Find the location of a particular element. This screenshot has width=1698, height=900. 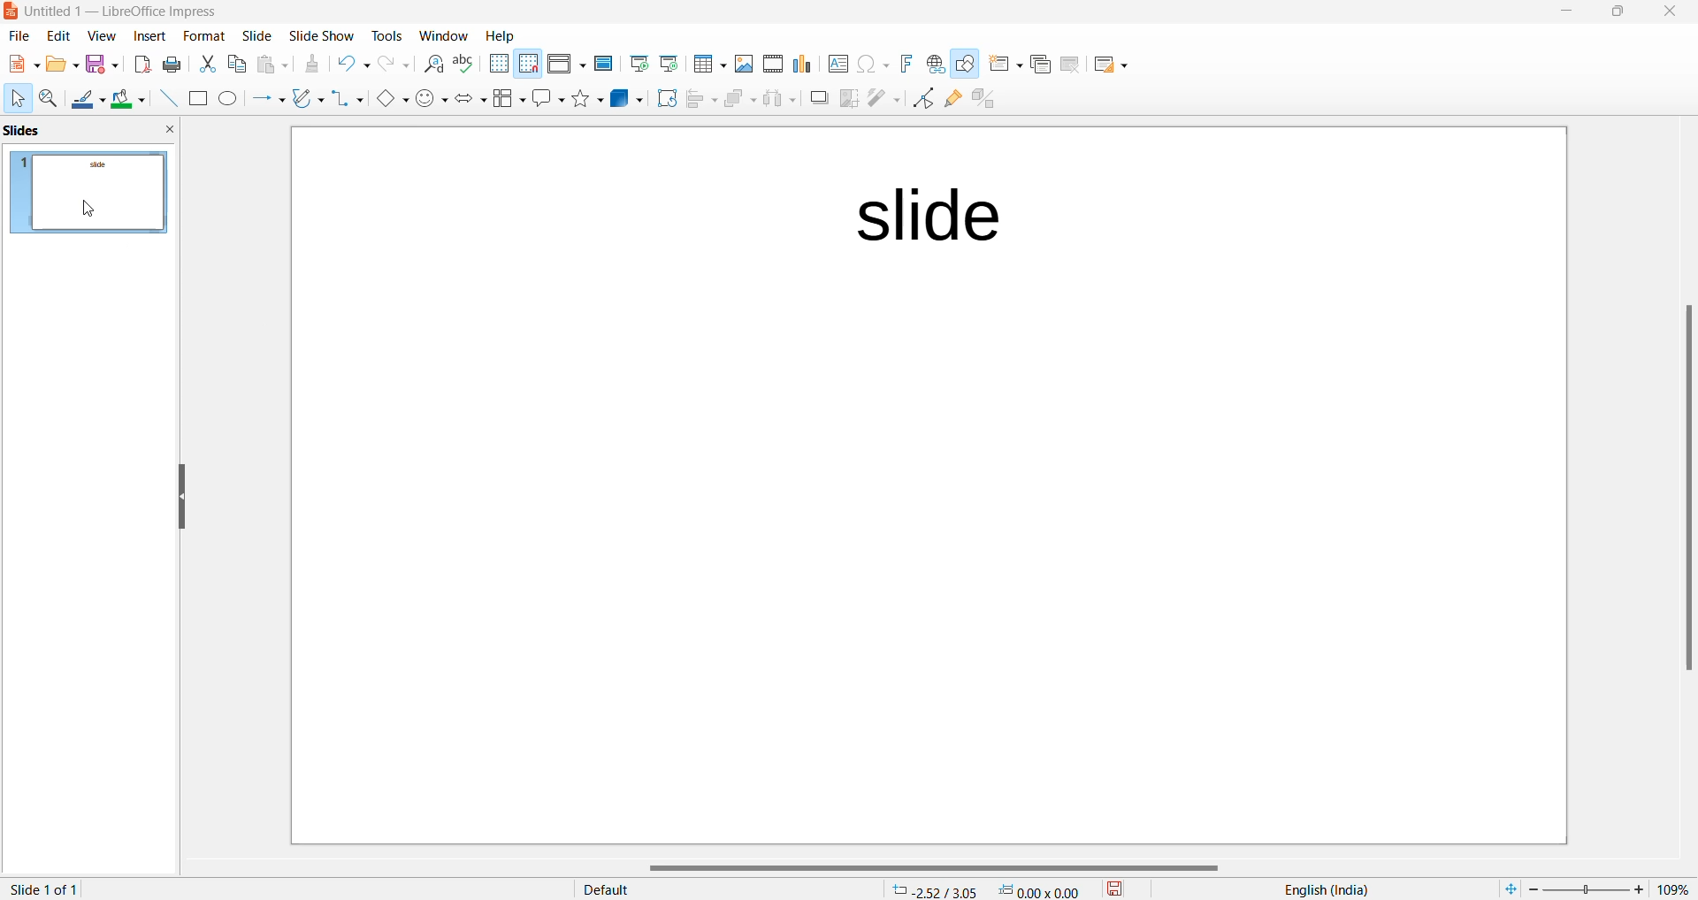

toggle extrusion is located at coordinates (990, 102).